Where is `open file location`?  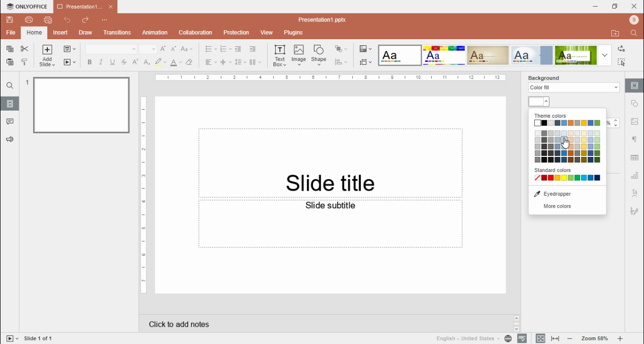
open file location is located at coordinates (616, 34).